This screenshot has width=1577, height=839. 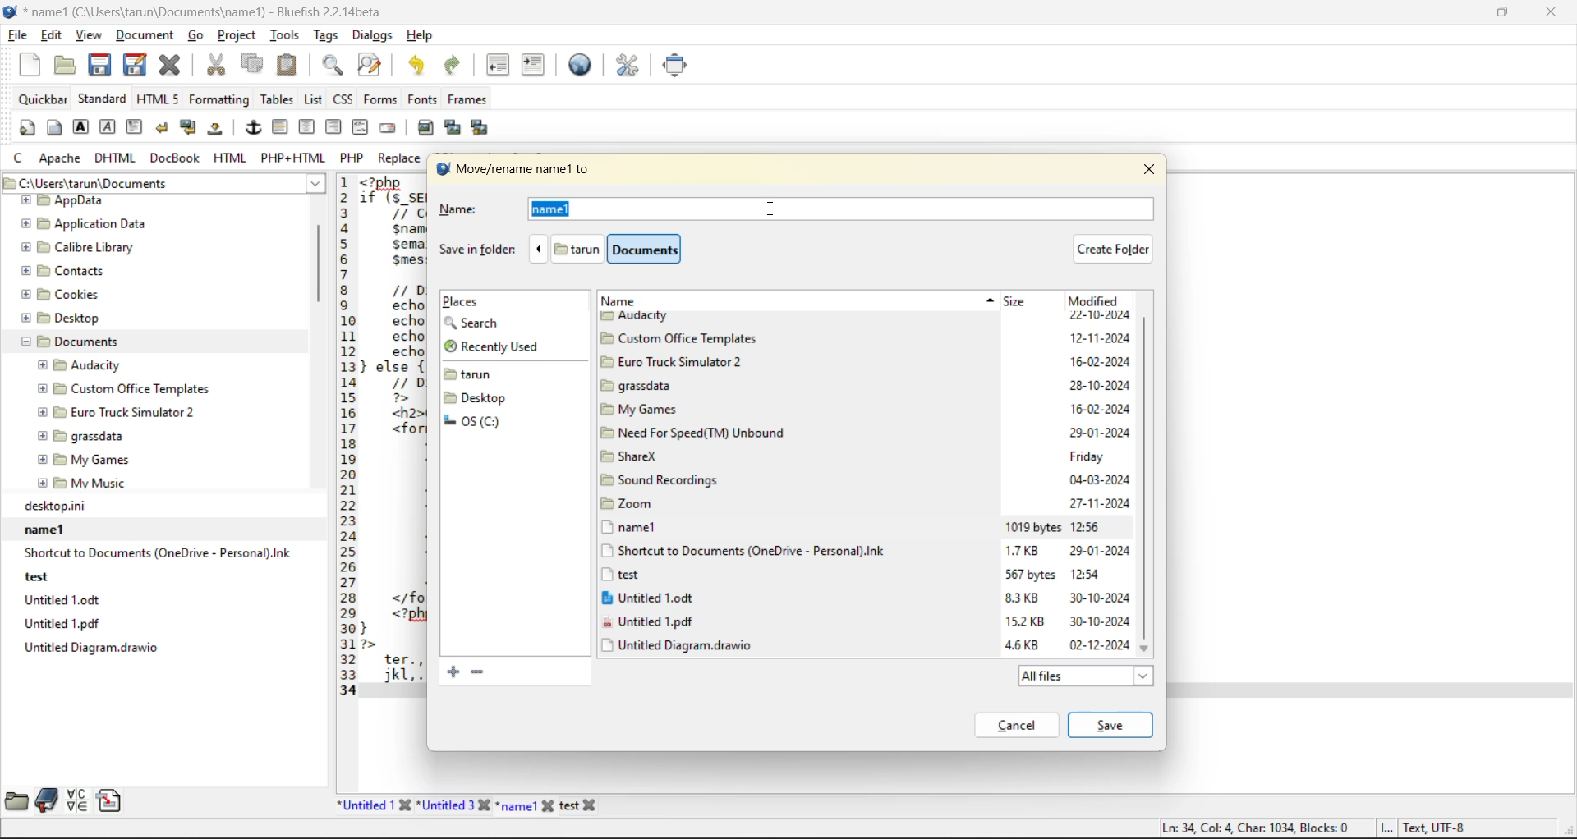 I want to click on dhtml, so click(x=116, y=158).